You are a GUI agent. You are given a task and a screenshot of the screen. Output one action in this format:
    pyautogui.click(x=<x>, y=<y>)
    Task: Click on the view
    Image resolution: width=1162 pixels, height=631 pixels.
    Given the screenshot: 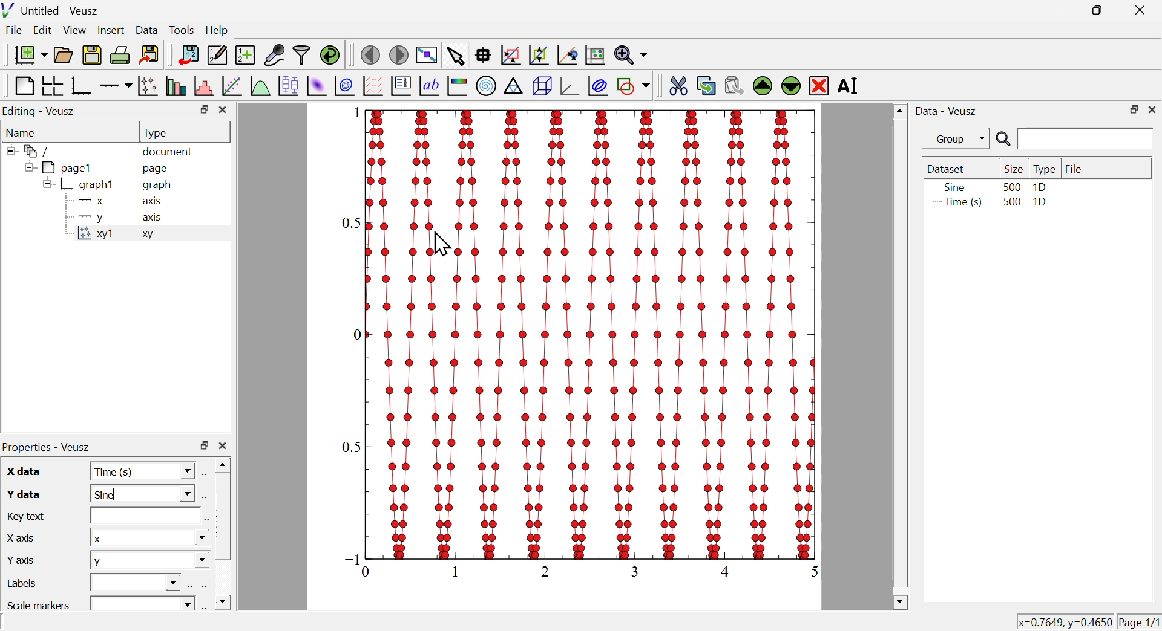 What is the action you would take?
    pyautogui.click(x=76, y=30)
    